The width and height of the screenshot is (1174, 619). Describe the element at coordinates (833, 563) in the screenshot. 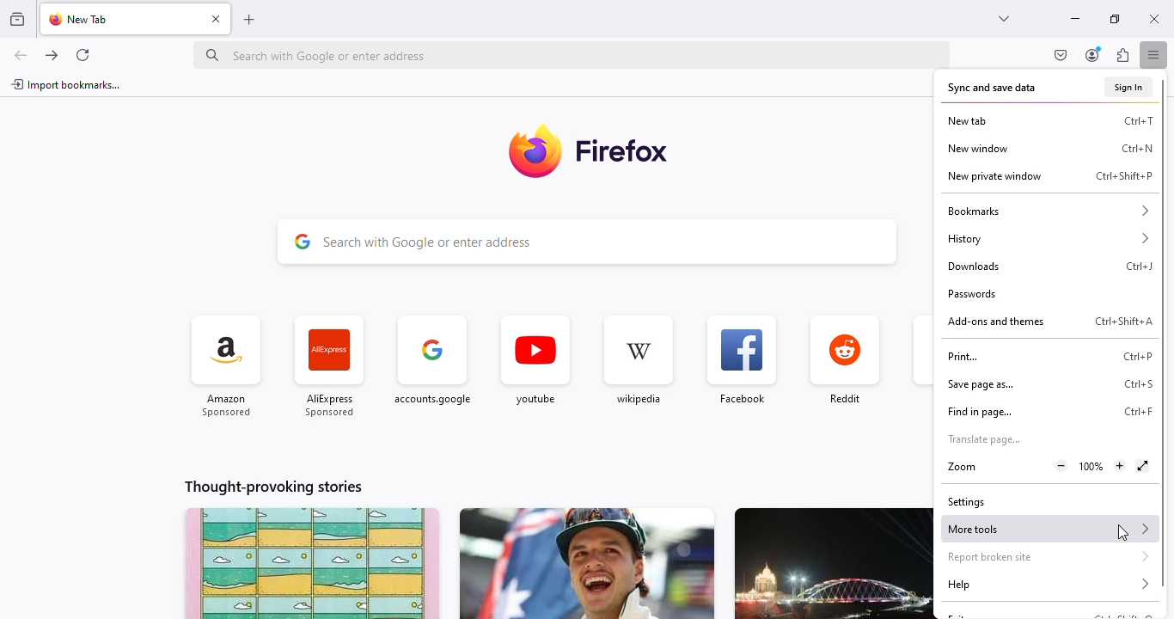

I see `story` at that location.